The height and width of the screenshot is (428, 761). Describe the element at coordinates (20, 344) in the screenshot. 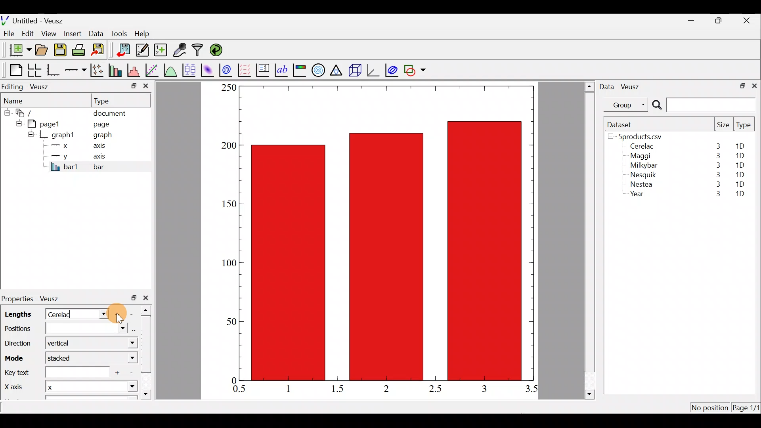

I see `Direction` at that location.